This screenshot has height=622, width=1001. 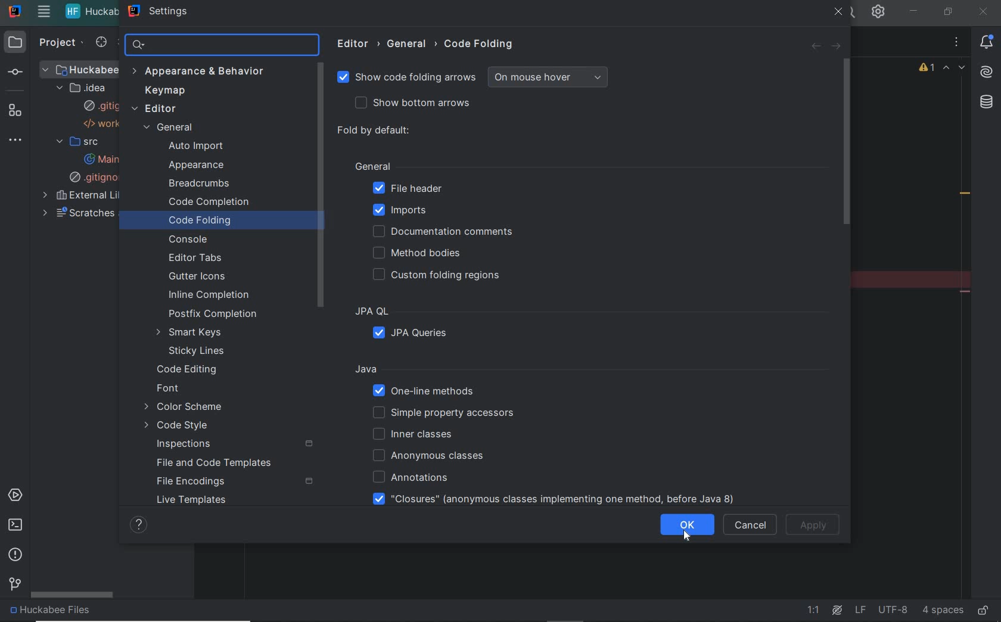 I want to click on minimize, so click(x=914, y=9).